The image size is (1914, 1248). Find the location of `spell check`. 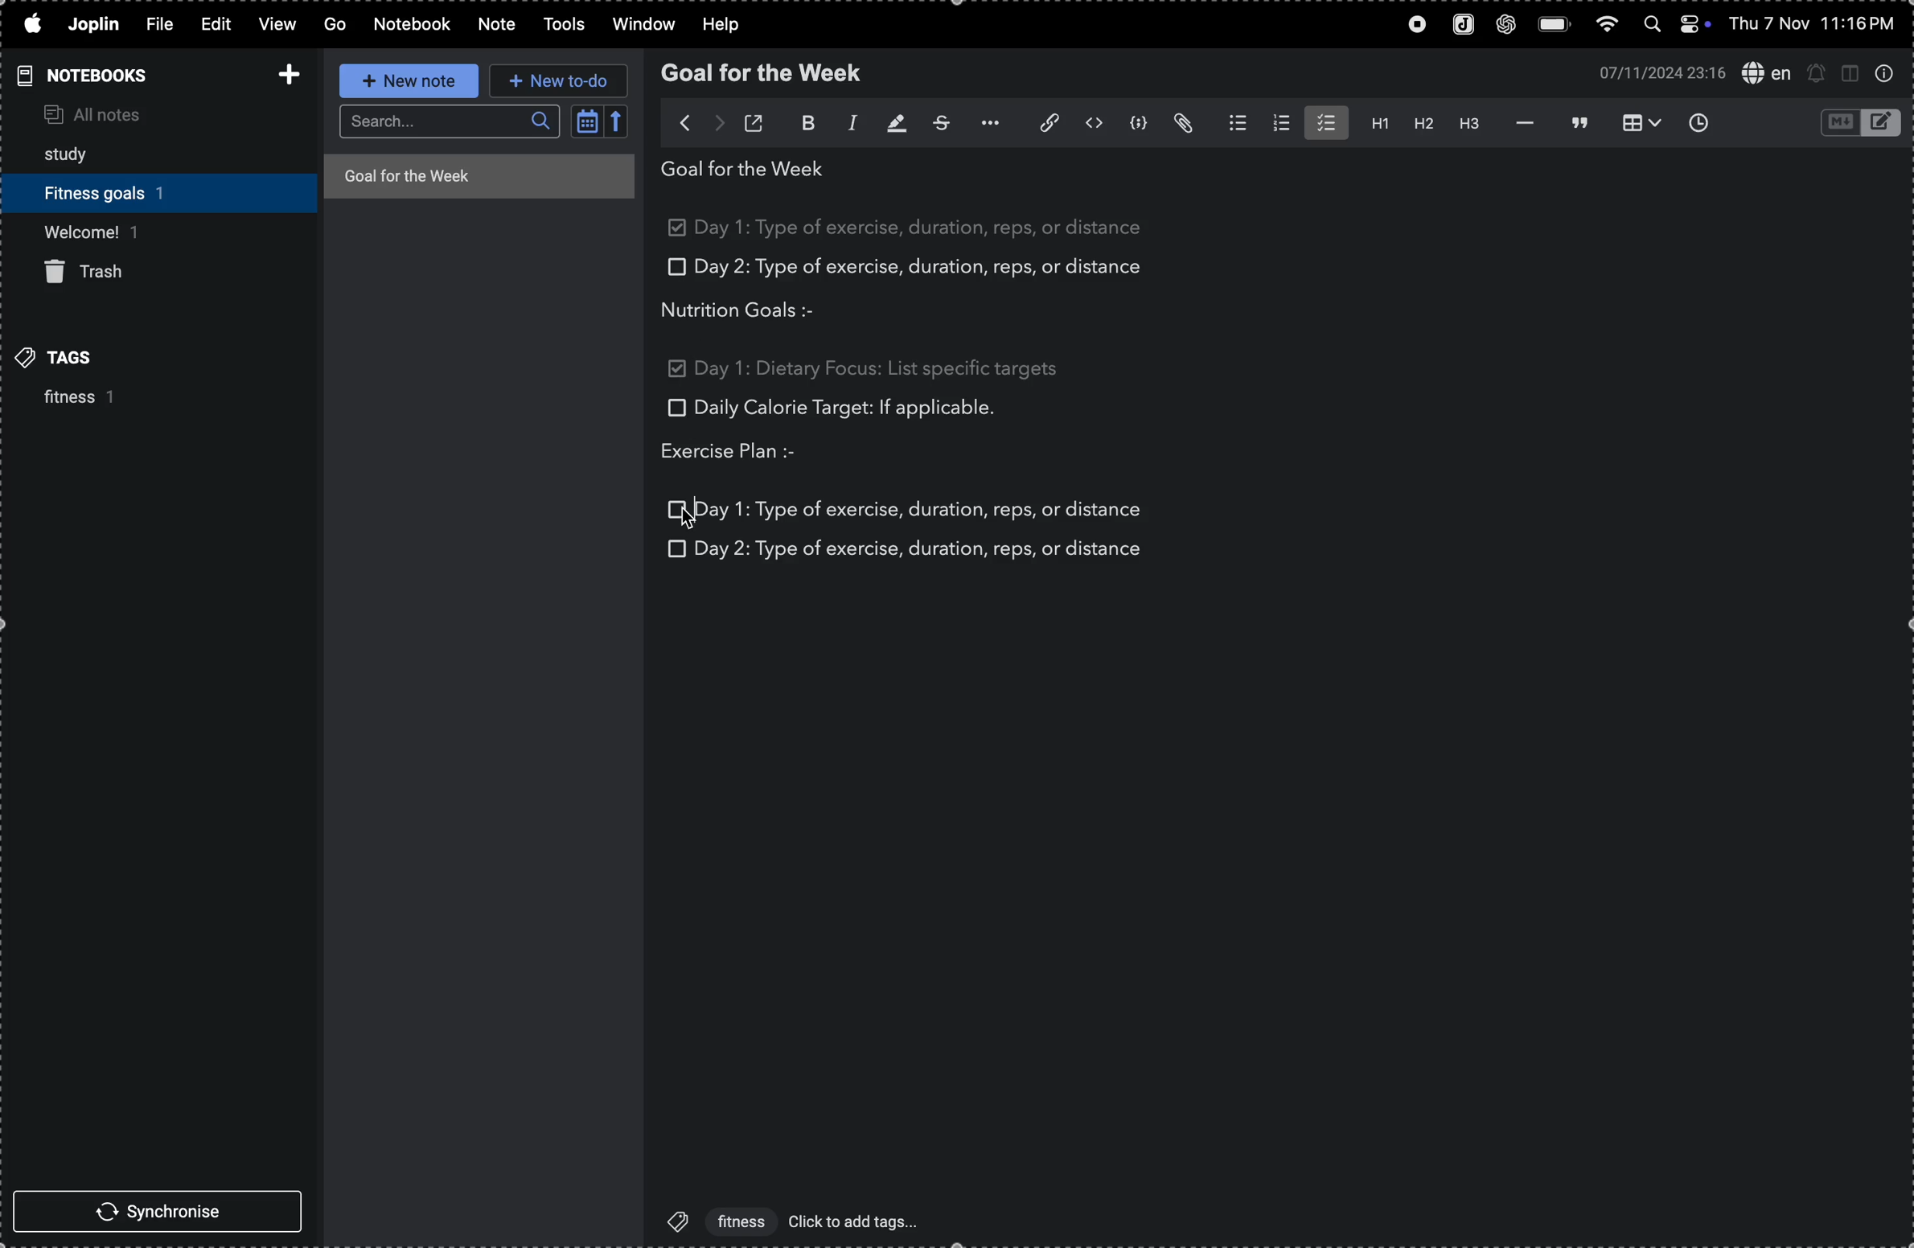

spell check is located at coordinates (1764, 74).